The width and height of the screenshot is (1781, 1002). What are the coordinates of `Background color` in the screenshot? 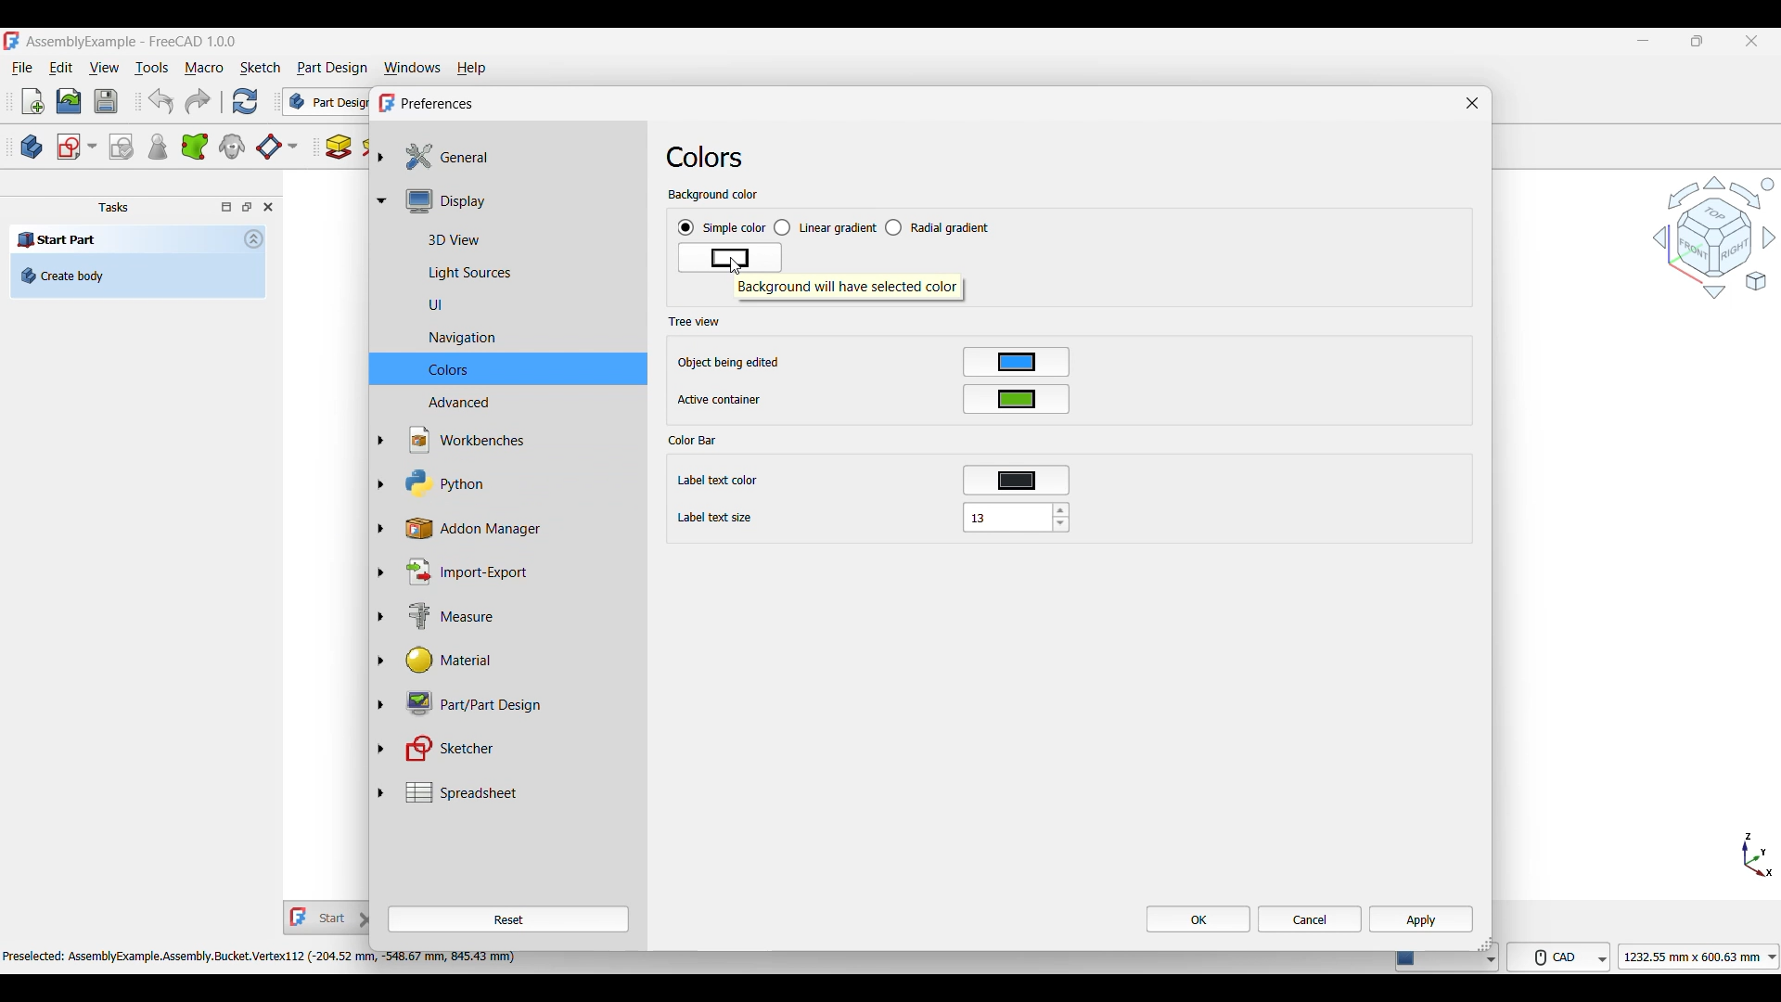 It's located at (713, 196).